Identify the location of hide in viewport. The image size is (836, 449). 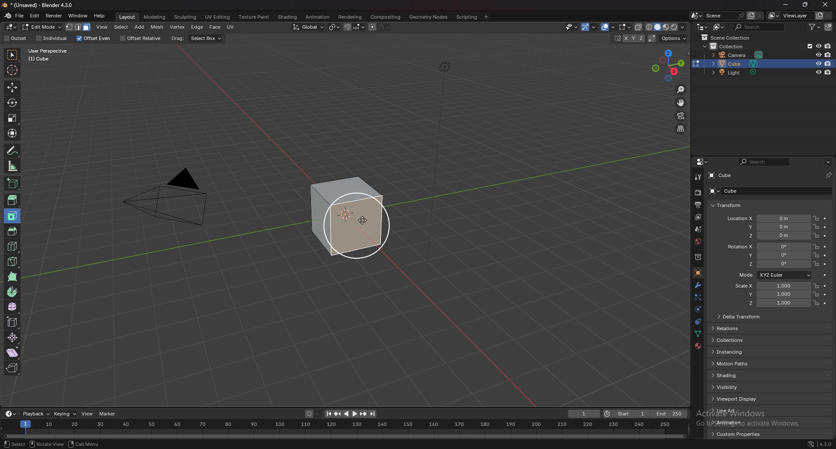
(818, 54).